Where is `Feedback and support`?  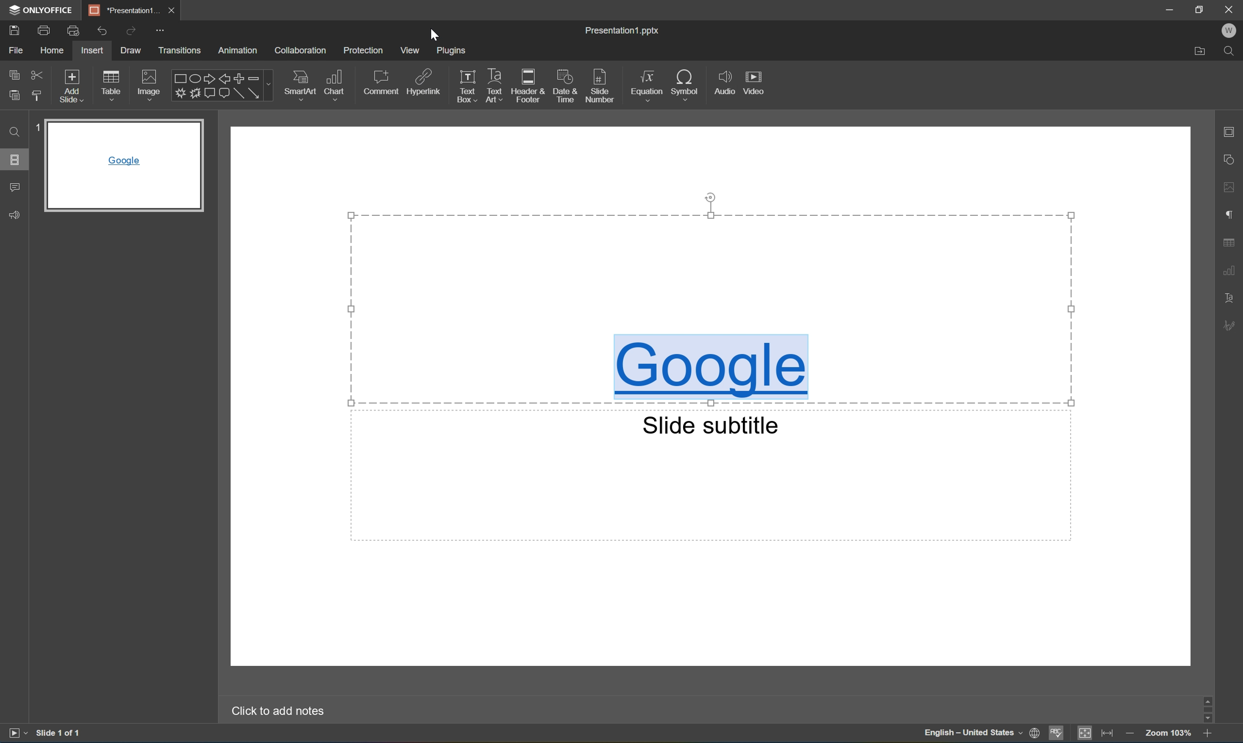 Feedback and support is located at coordinates (14, 214).